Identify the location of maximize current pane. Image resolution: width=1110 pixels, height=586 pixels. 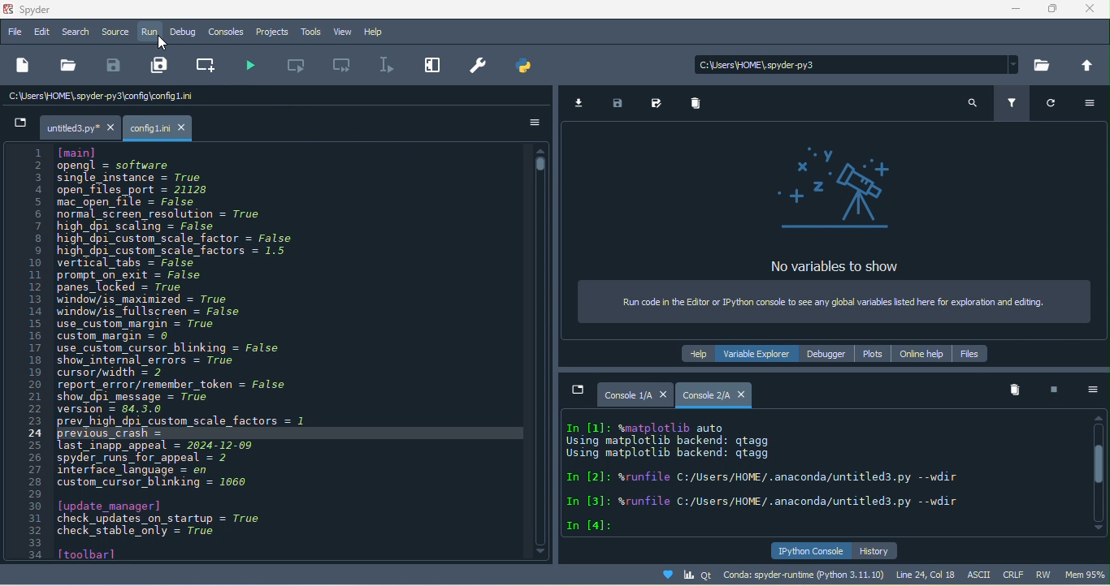
(431, 66).